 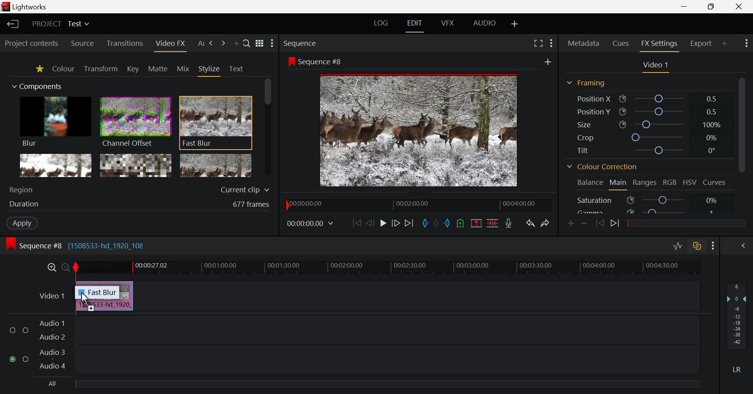 What do you see at coordinates (23, 222) in the screenshot?
I see `Apply` at bounding box center [23, 222].